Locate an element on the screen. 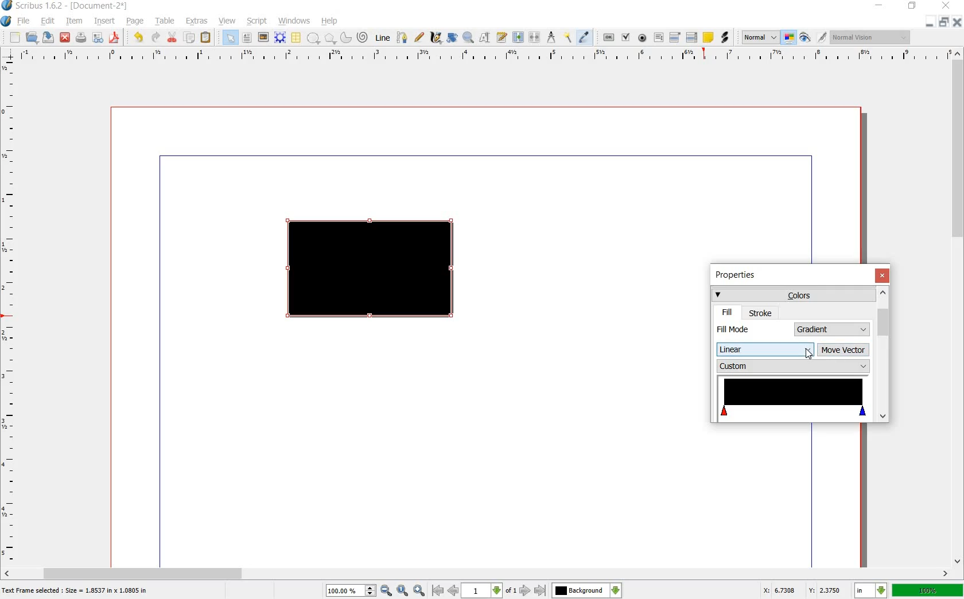  rotate item is located at coordinates (453, 38).